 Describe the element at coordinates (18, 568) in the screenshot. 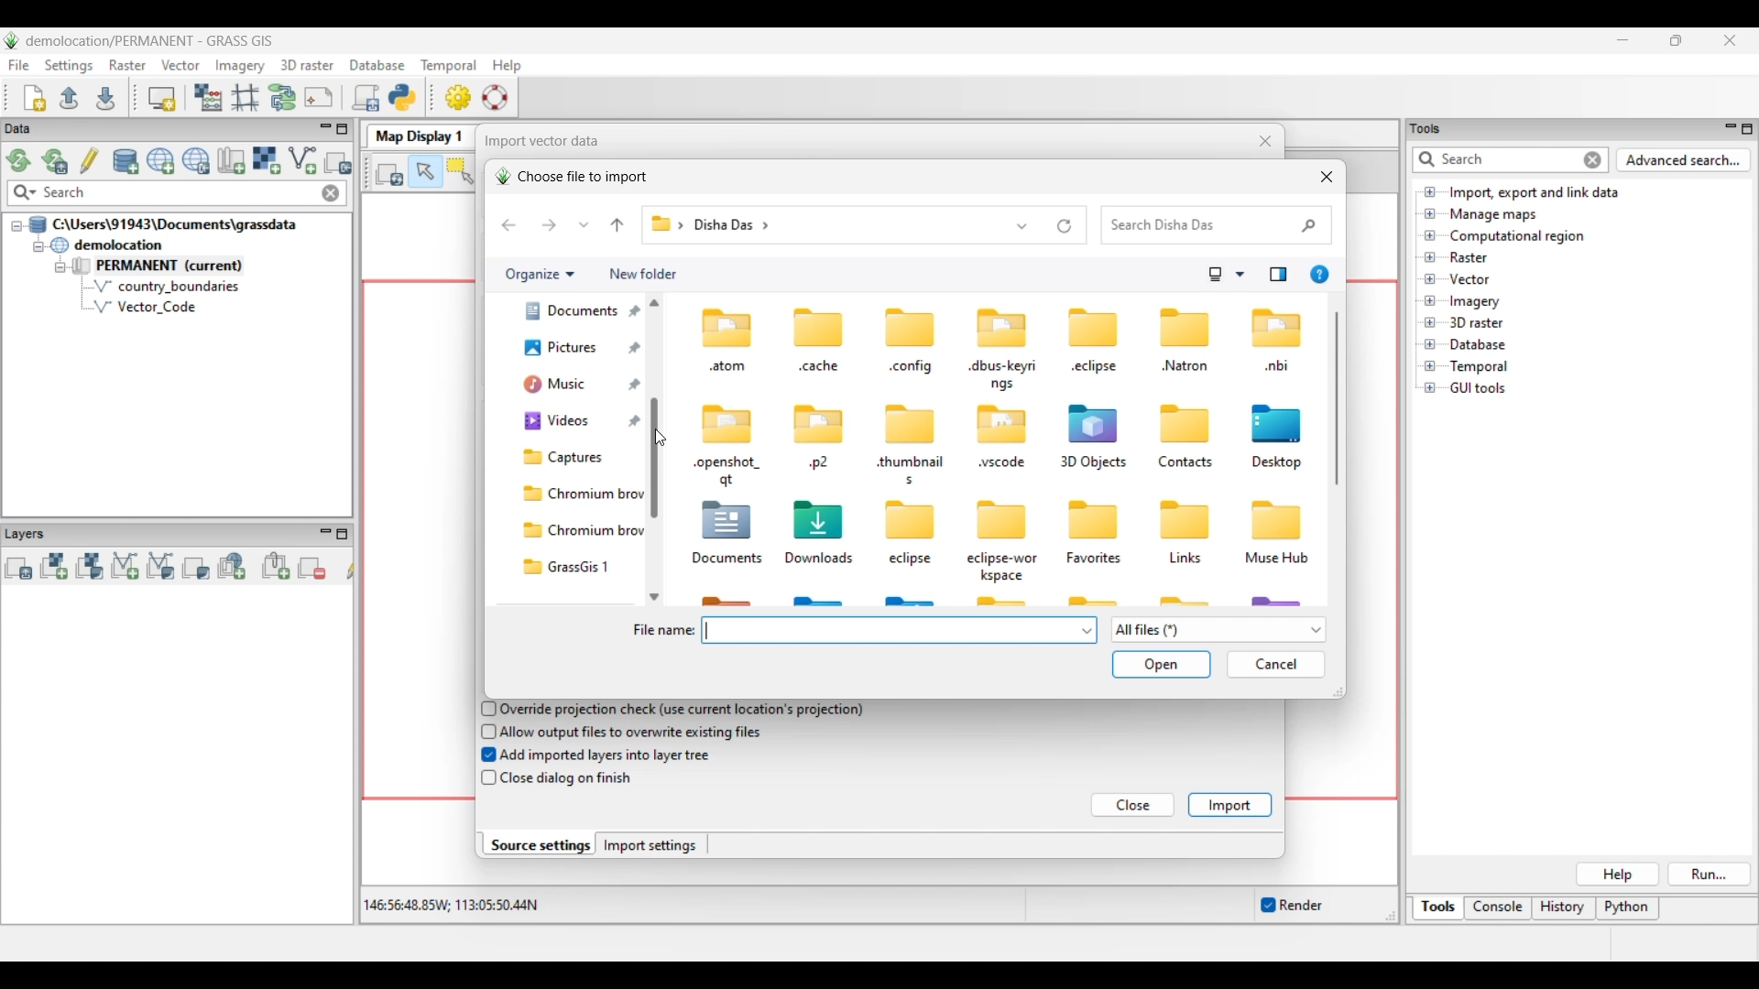

I see `Add multiple vector or raster map layers` at that location.